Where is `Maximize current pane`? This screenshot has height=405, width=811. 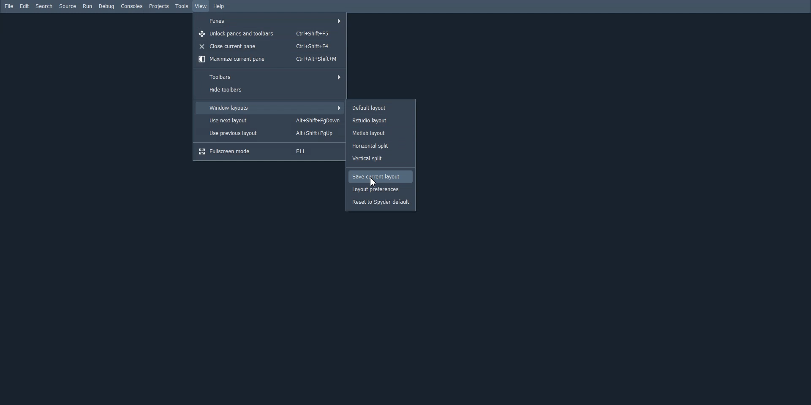 Maximize current pane is located at coordinates (269, 59).